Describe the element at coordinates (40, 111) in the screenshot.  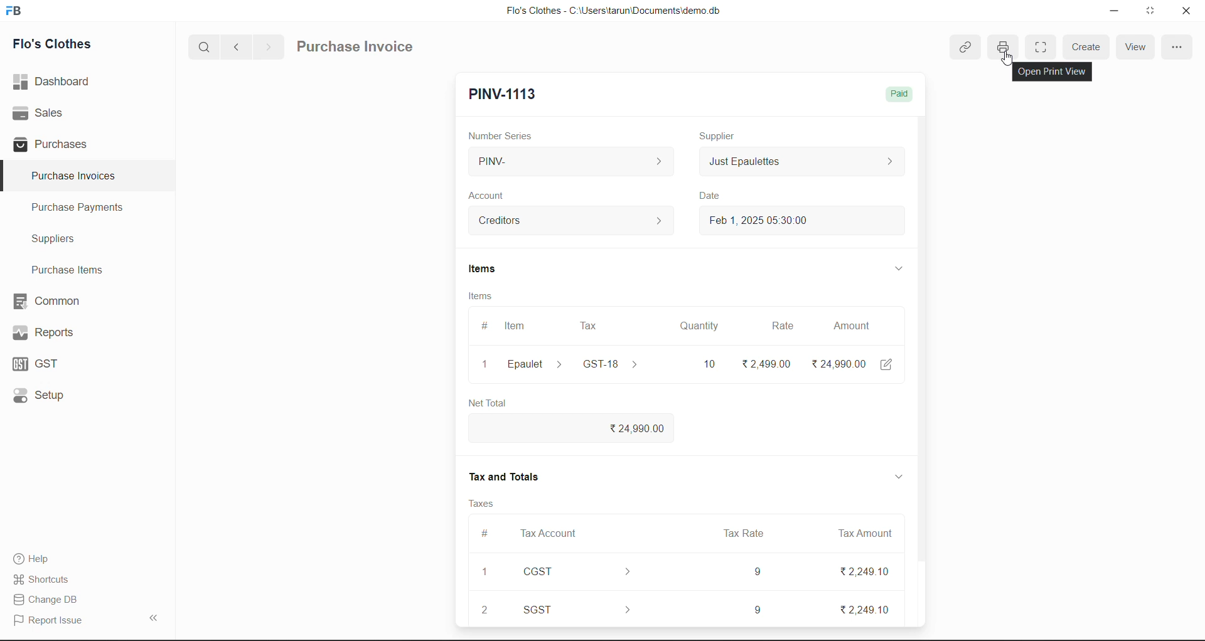
I see ` Sales` at that location.